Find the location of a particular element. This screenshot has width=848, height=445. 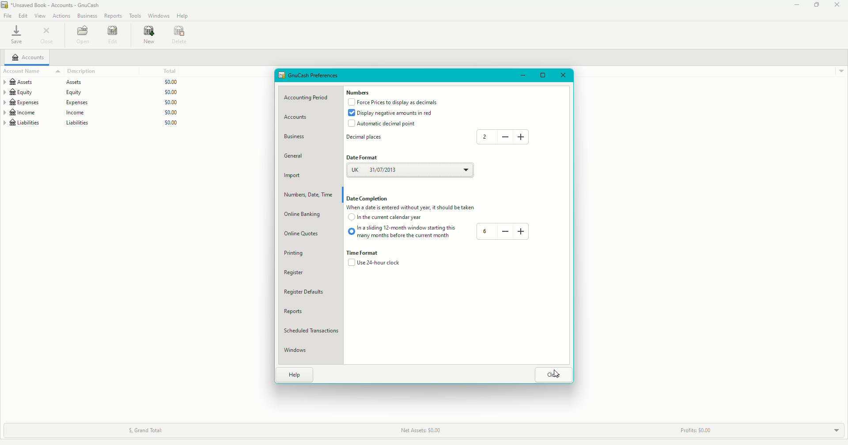

Online Banking is located at coordinates (308, 215).